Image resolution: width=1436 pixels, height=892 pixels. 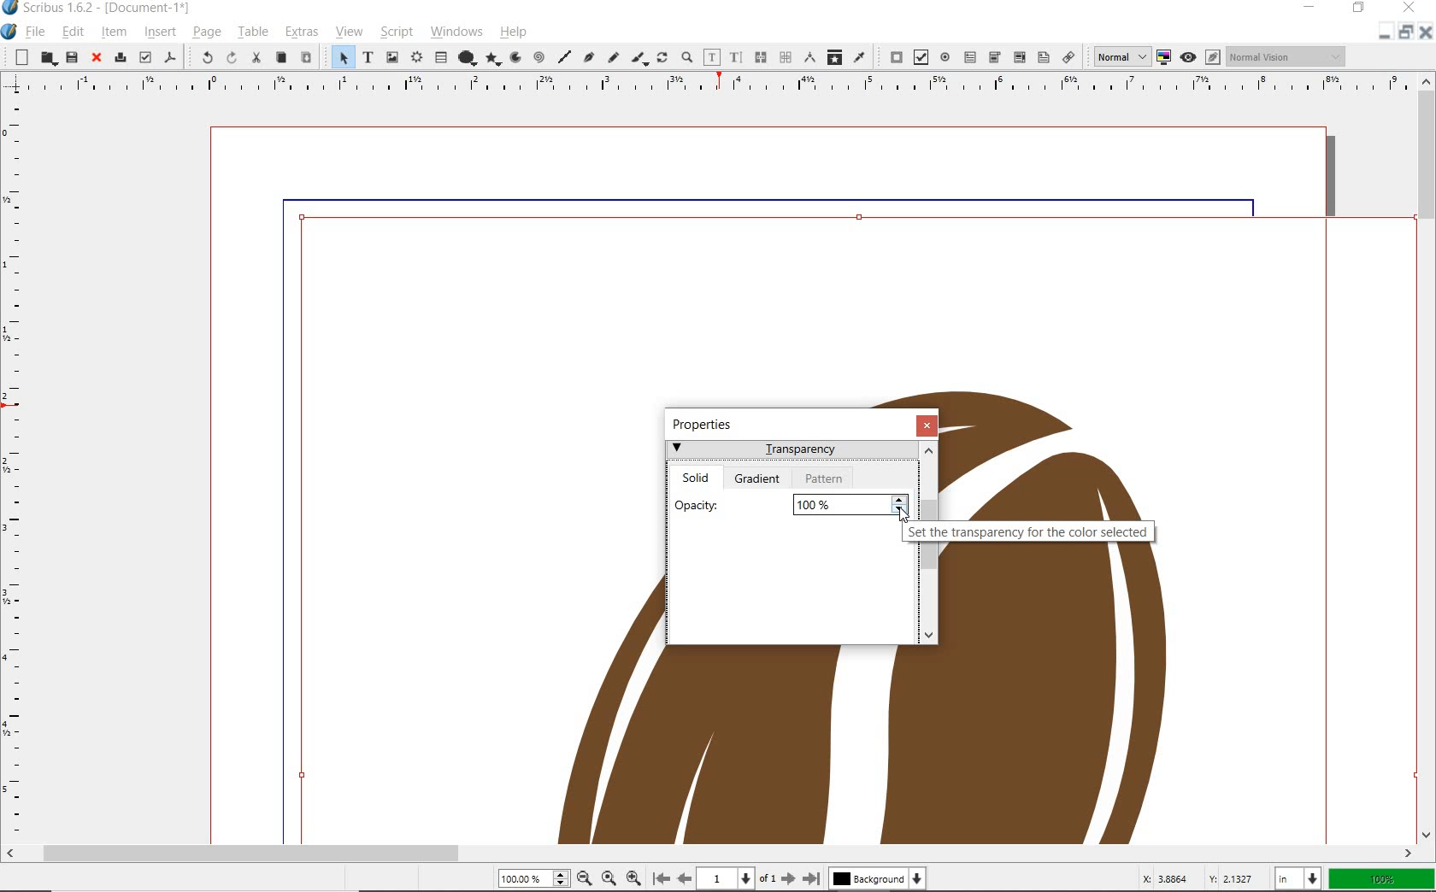 I want to click on save, so click(x=71, y=59).